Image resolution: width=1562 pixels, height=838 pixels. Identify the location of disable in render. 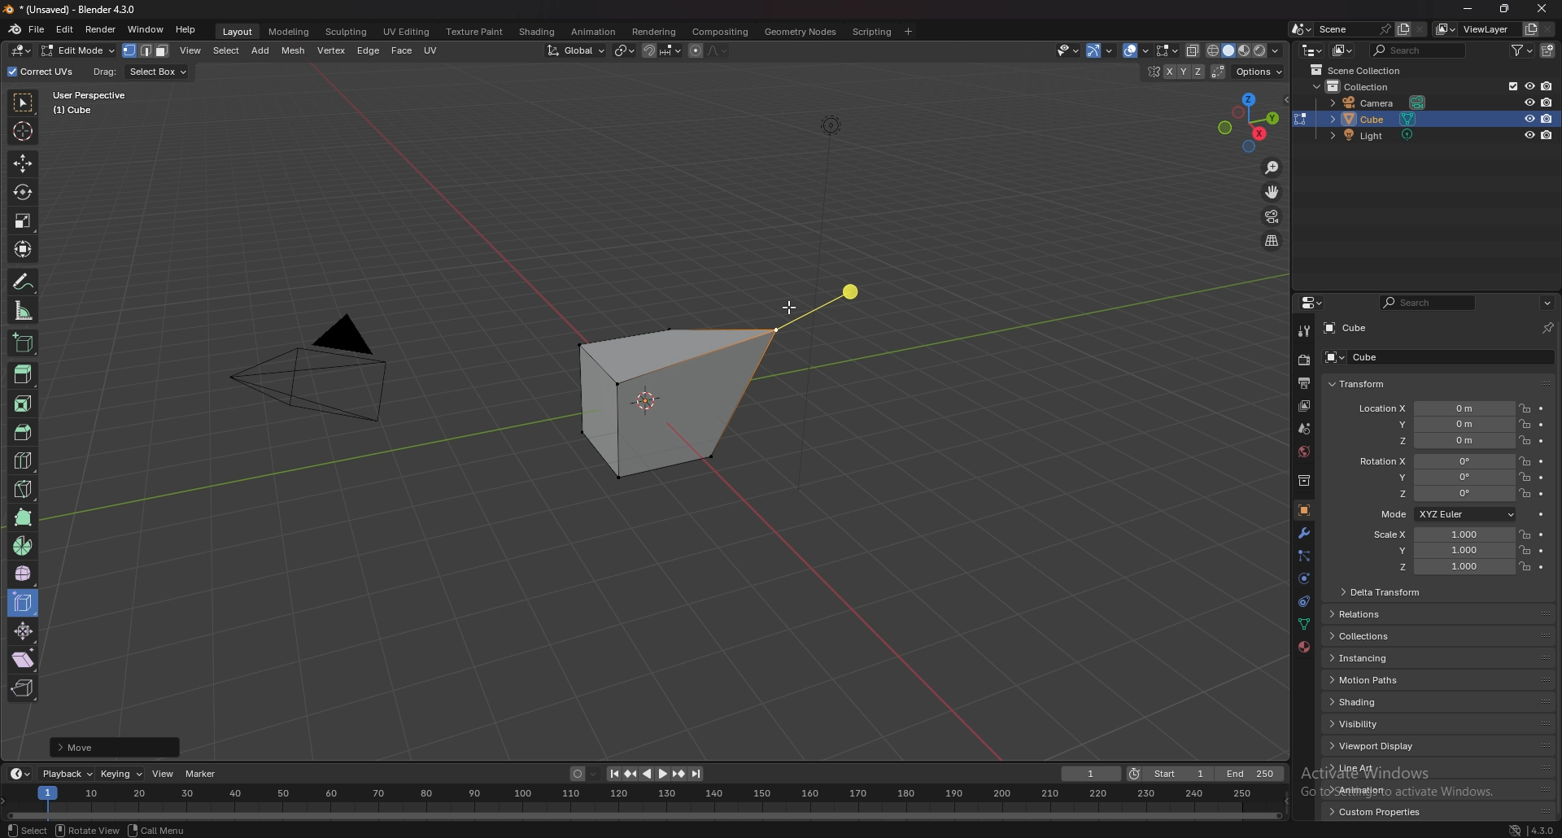
(1547, 86).